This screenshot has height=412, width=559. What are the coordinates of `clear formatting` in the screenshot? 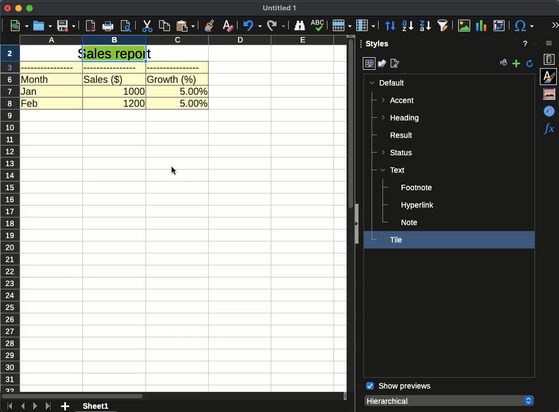 It's located at (228, 26).